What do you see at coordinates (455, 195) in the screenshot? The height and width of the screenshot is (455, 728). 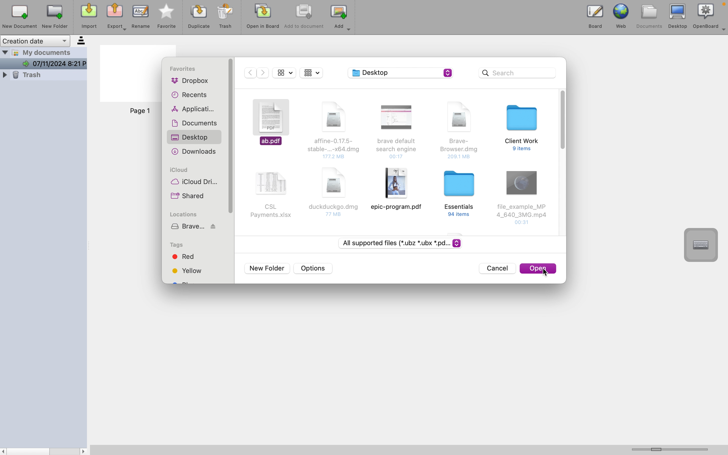 I see `document` at bounding box center [455, 195].